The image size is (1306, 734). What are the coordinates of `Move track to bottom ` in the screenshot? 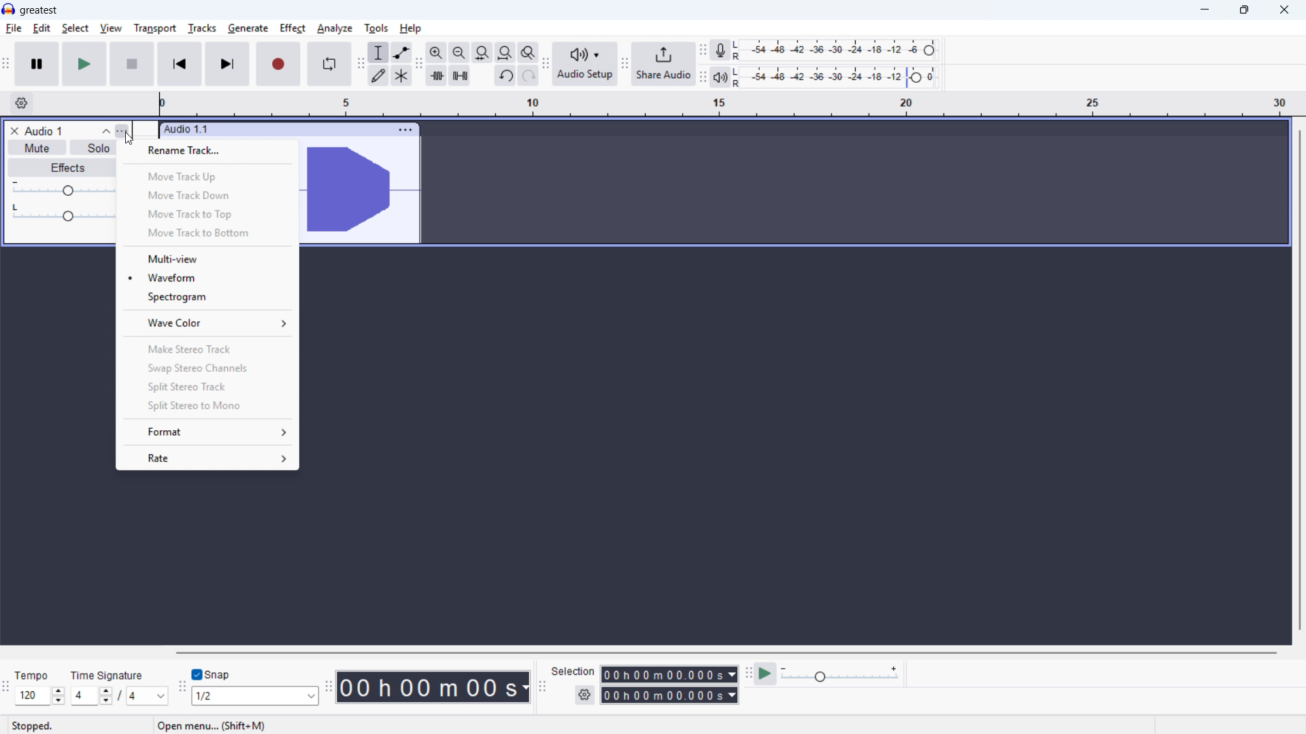 It's located at (210, 233).